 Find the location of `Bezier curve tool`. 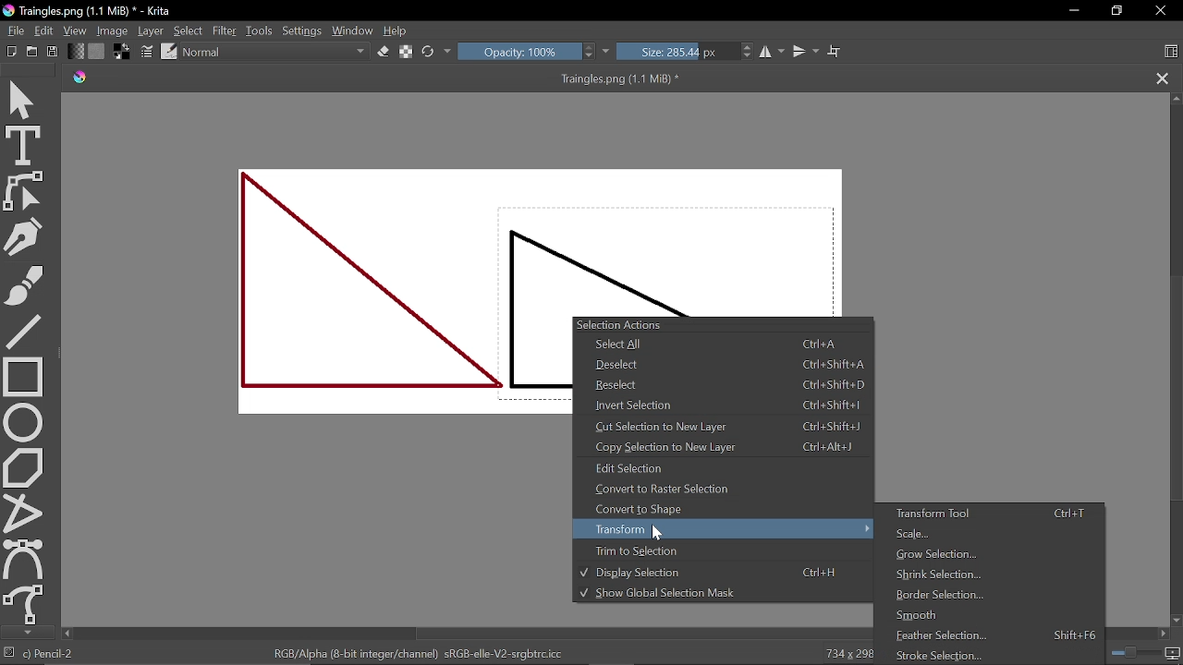

Bezier curve tool is located at coordinates (24, 558).